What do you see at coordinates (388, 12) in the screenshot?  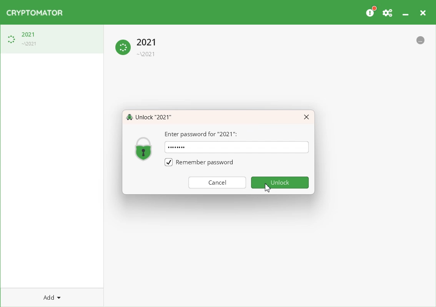 I see `Preferences` at bounding box center [388, 12].